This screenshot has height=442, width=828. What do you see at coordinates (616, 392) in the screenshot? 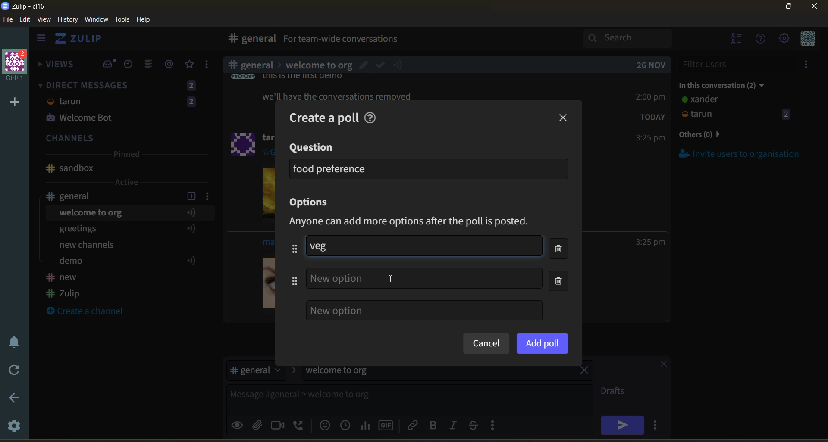
I see `drafts` at bounding box center [616, 392].